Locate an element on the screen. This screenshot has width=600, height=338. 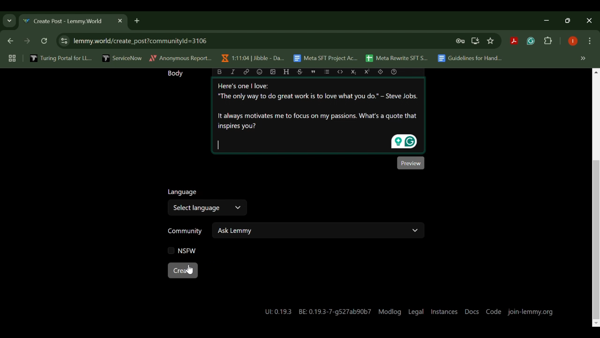
upload image is located at coordinates (272, 72).